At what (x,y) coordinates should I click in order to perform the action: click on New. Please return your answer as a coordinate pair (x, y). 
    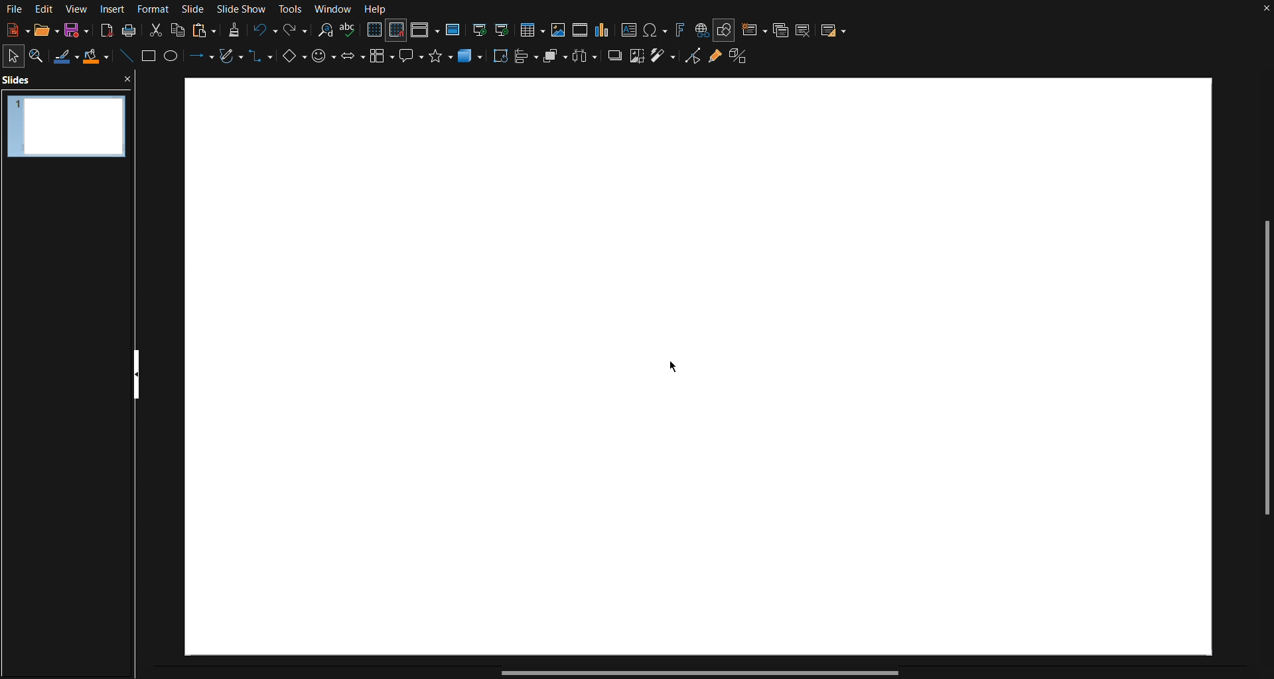
    Looking at the image, I should click on (13, 31).